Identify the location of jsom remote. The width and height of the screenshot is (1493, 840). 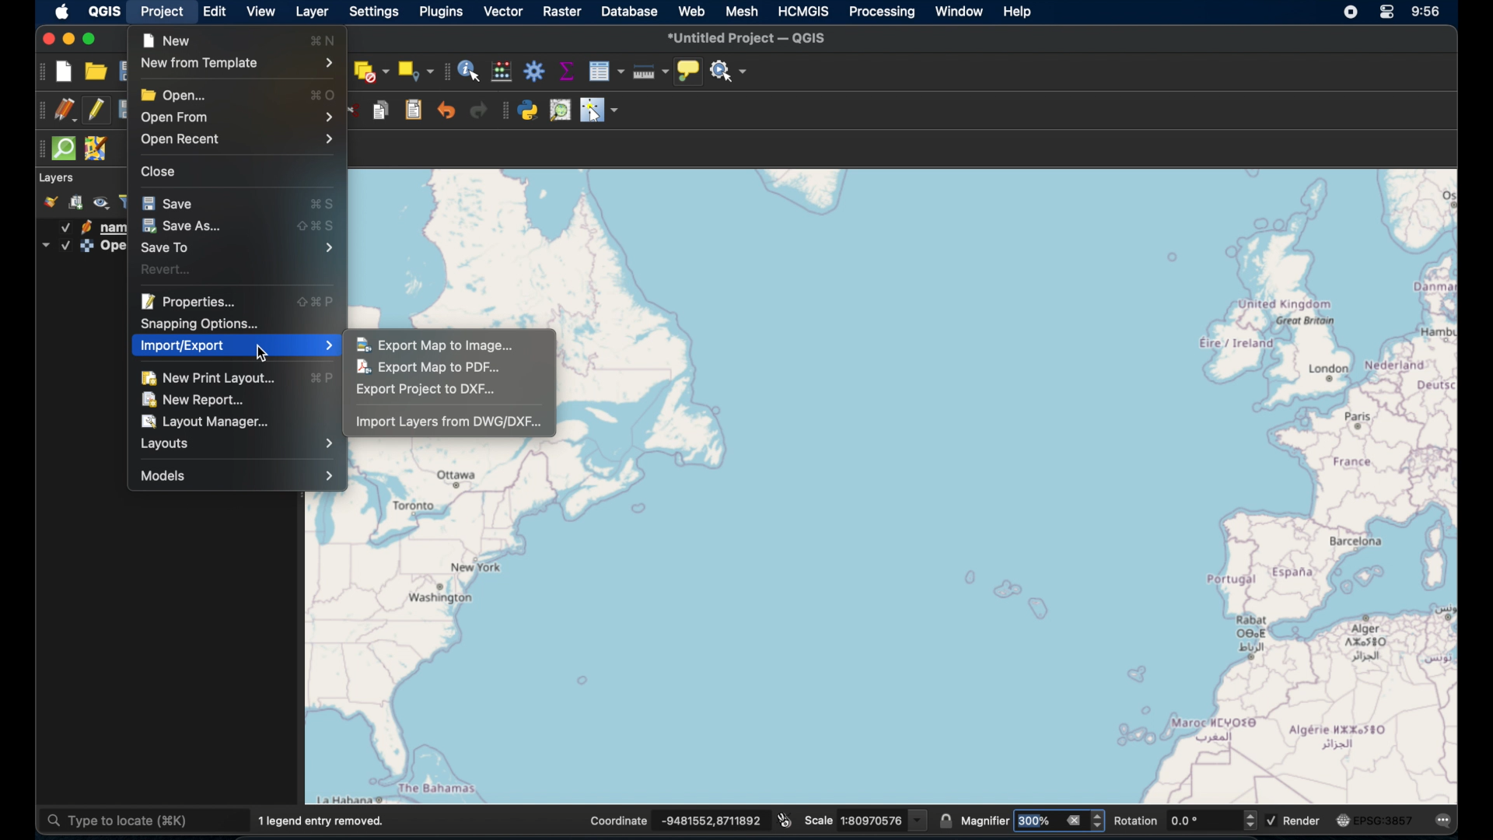
(95, 149).